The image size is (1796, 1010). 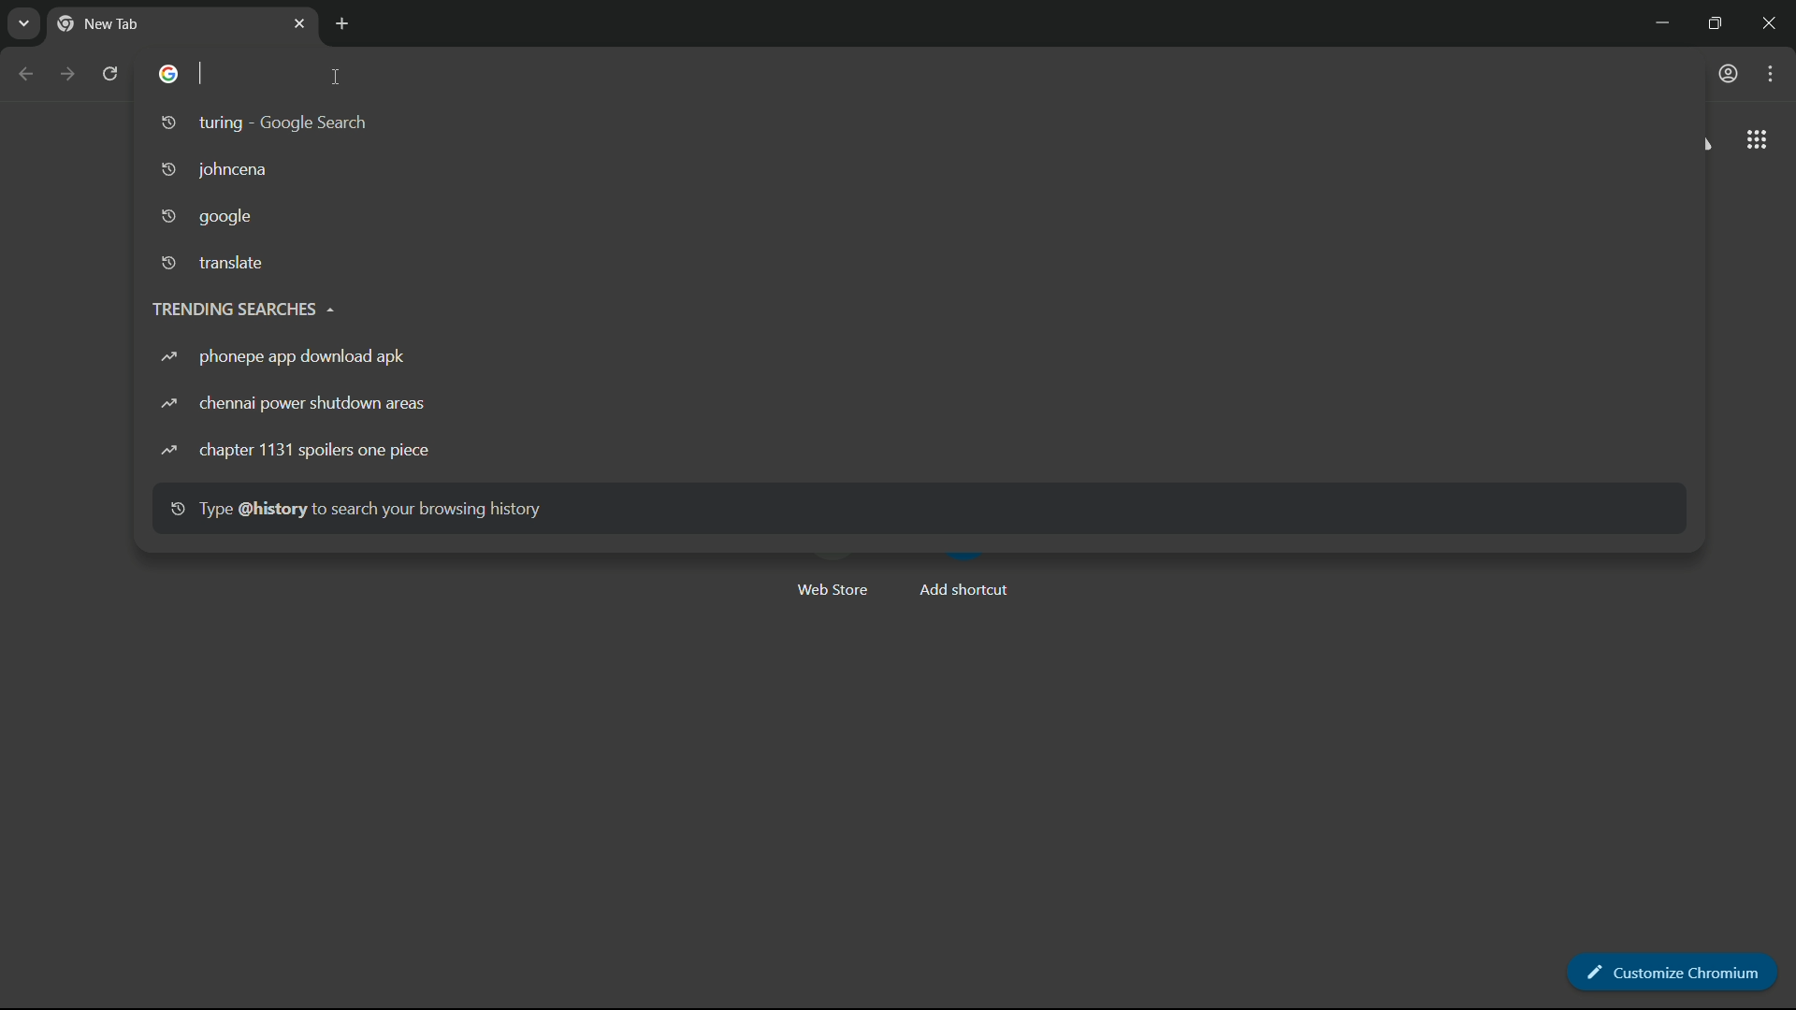 I want to click on johncena, so click(x=216, y=170).